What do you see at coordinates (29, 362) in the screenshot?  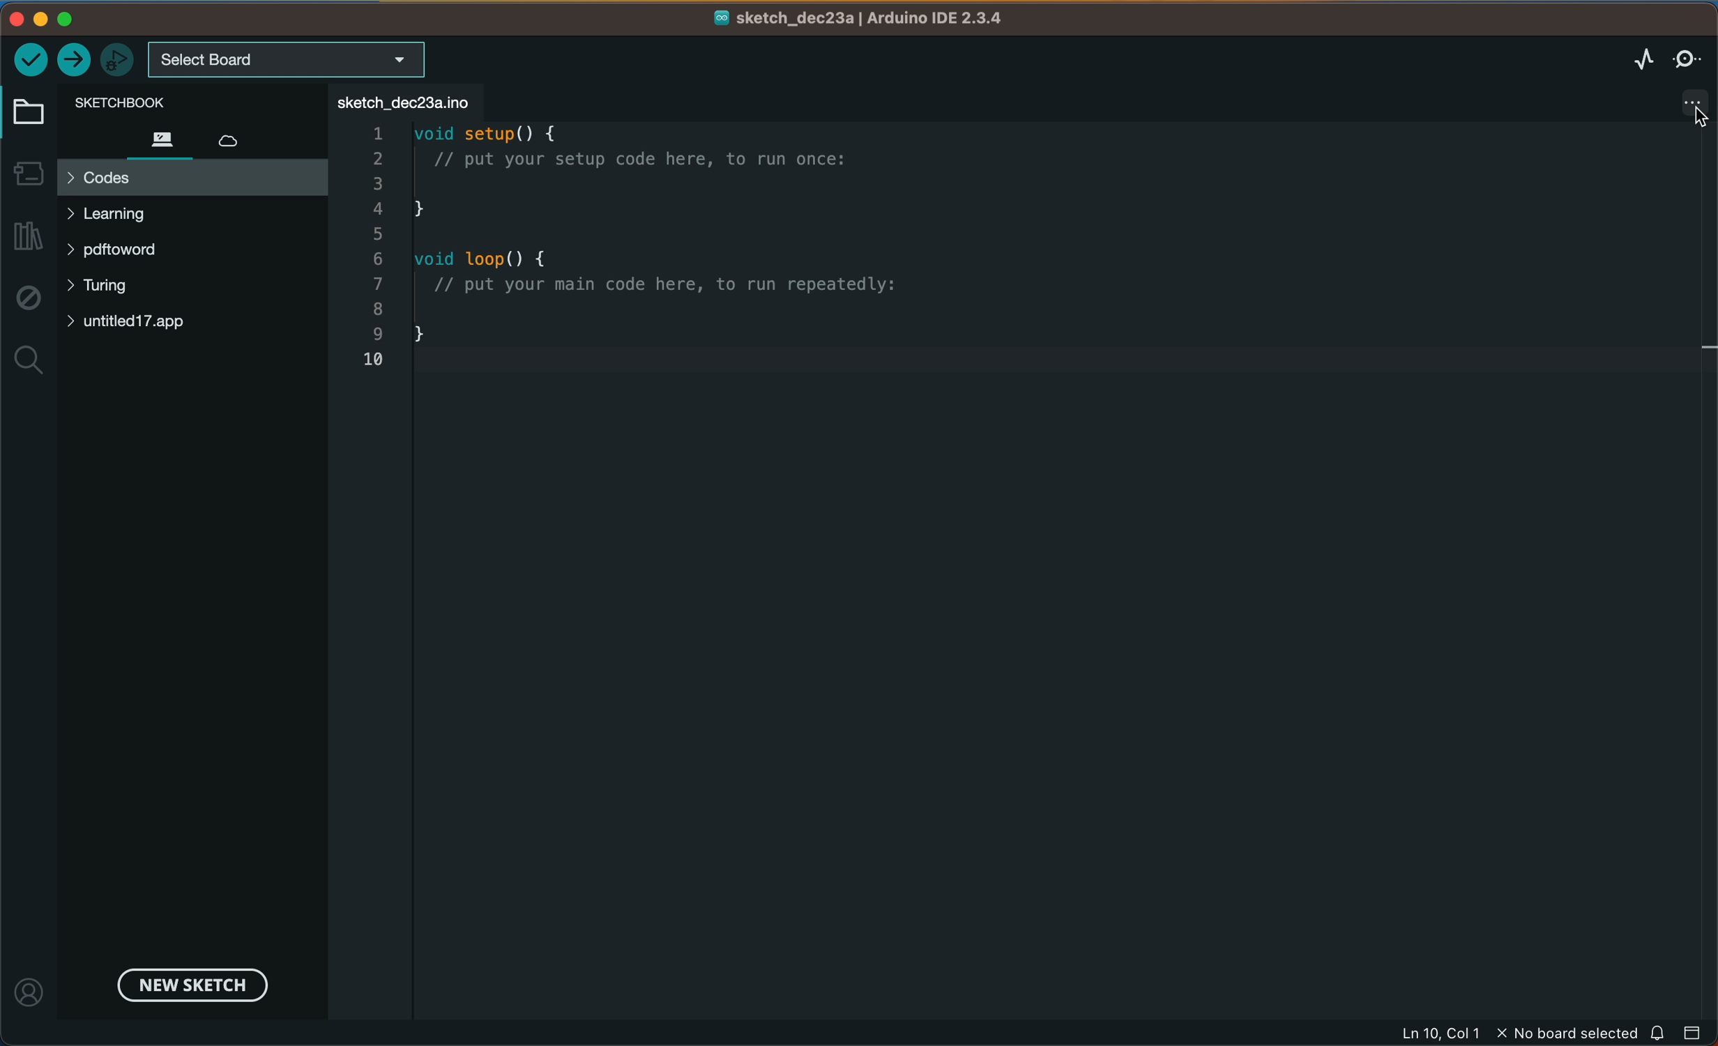 I see `search` at bounding box center [29, 362].